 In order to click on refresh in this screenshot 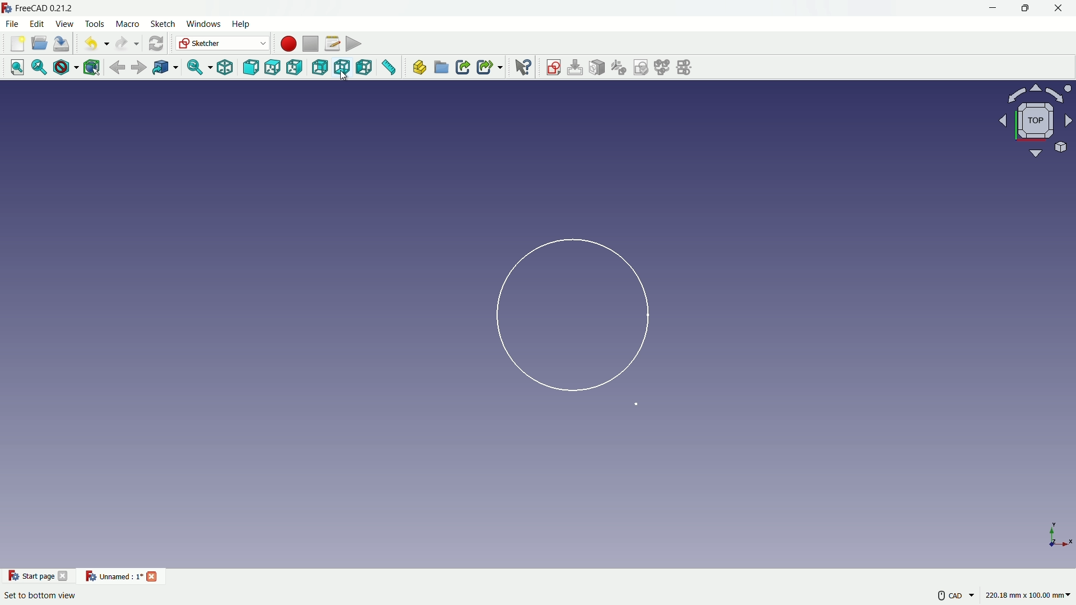, I will do `click(155, 43)`.